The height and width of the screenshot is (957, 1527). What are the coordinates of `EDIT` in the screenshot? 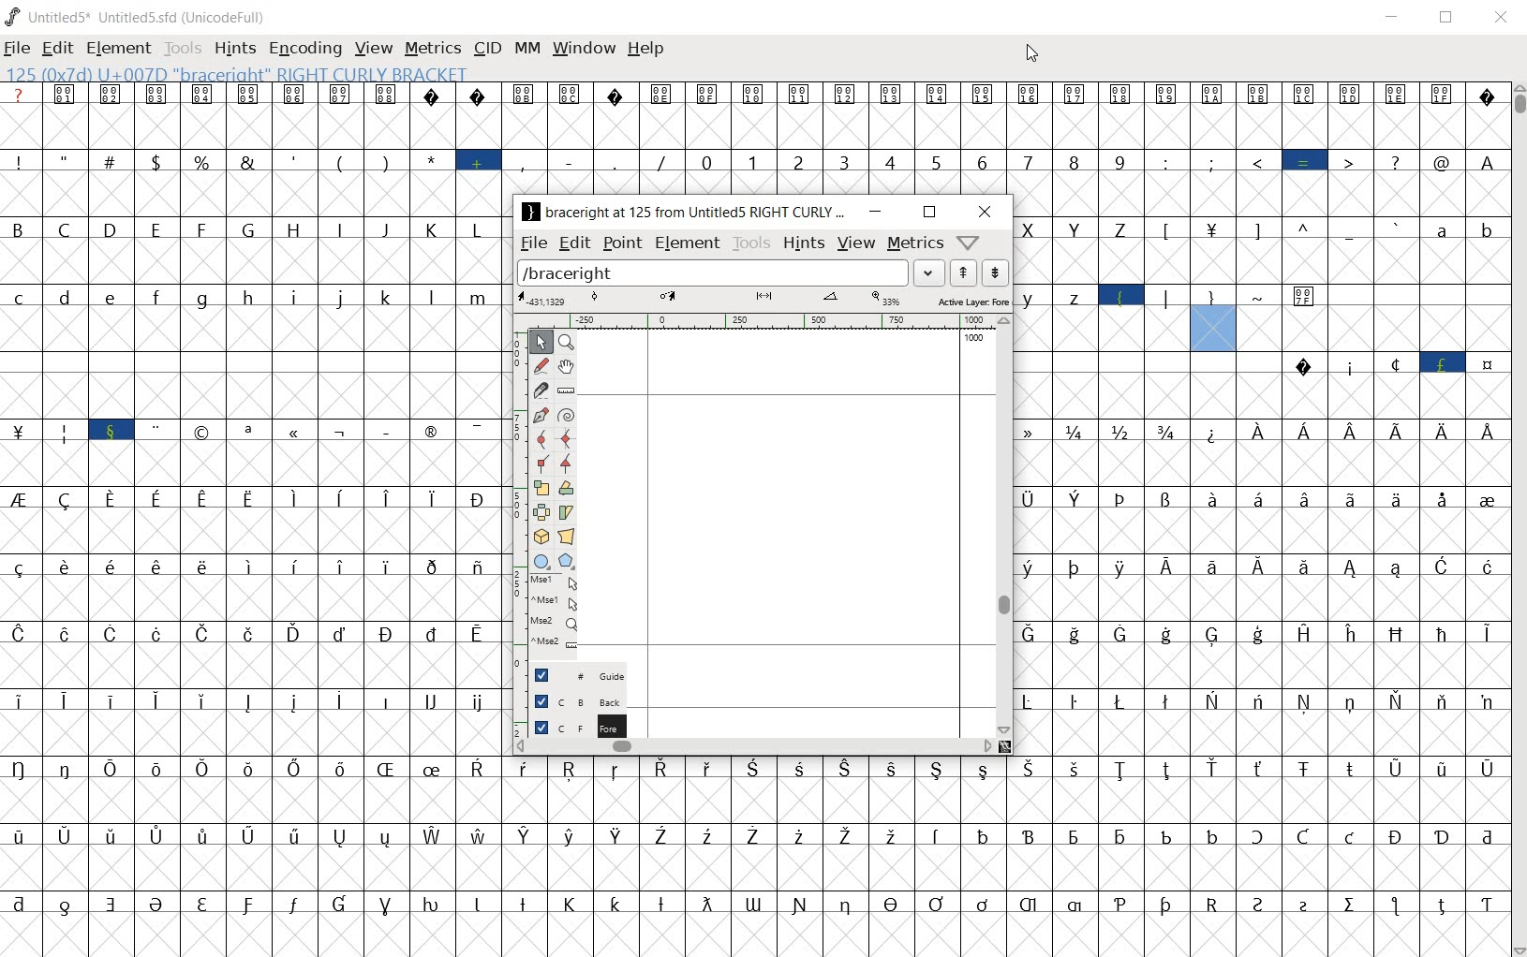 It's located at (57, 50).